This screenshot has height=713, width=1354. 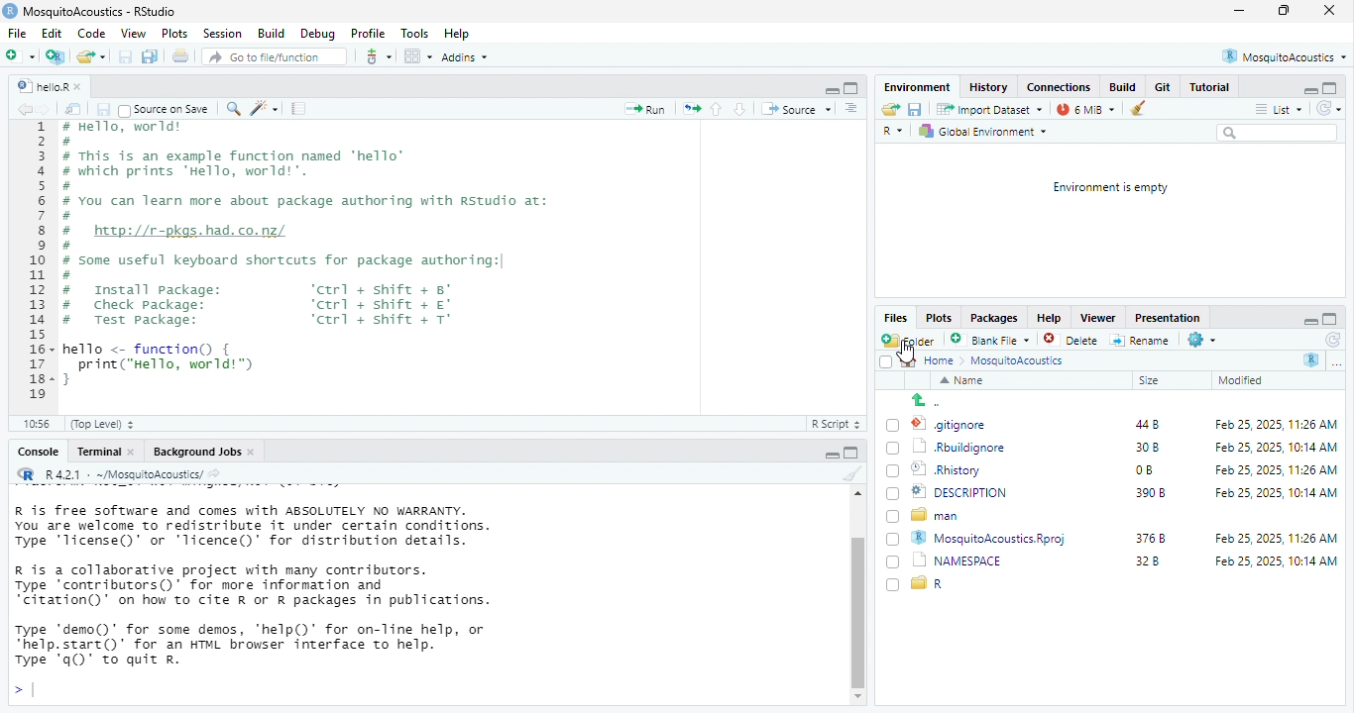 I want to click on hide r script, so click(x=1308, y=319).